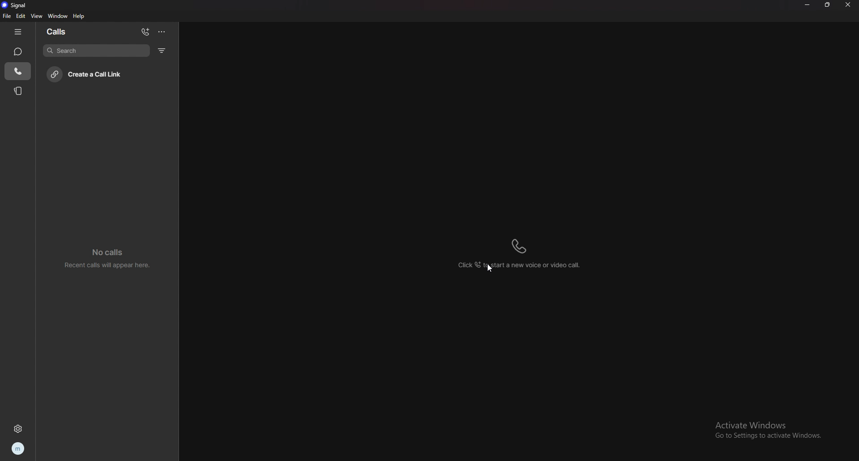  I want to click on calls, so click(64, 32).